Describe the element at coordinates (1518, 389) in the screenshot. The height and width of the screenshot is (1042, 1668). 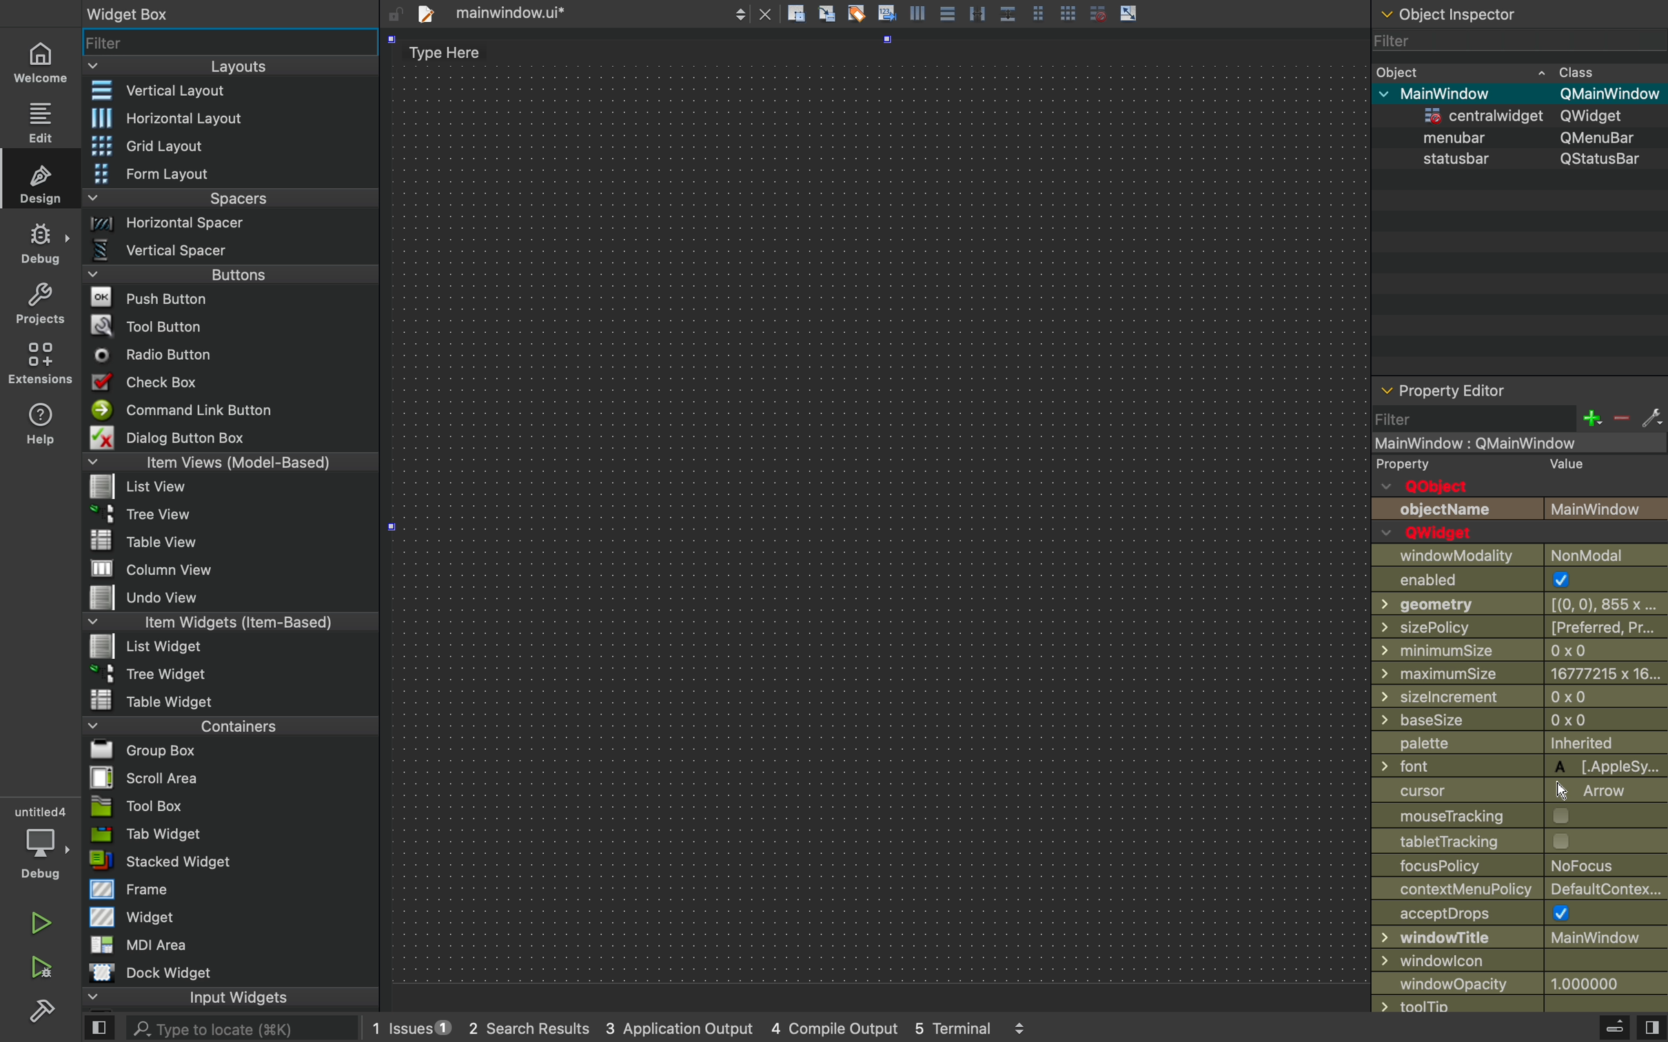
I see `properties of selected widget ` at that location.